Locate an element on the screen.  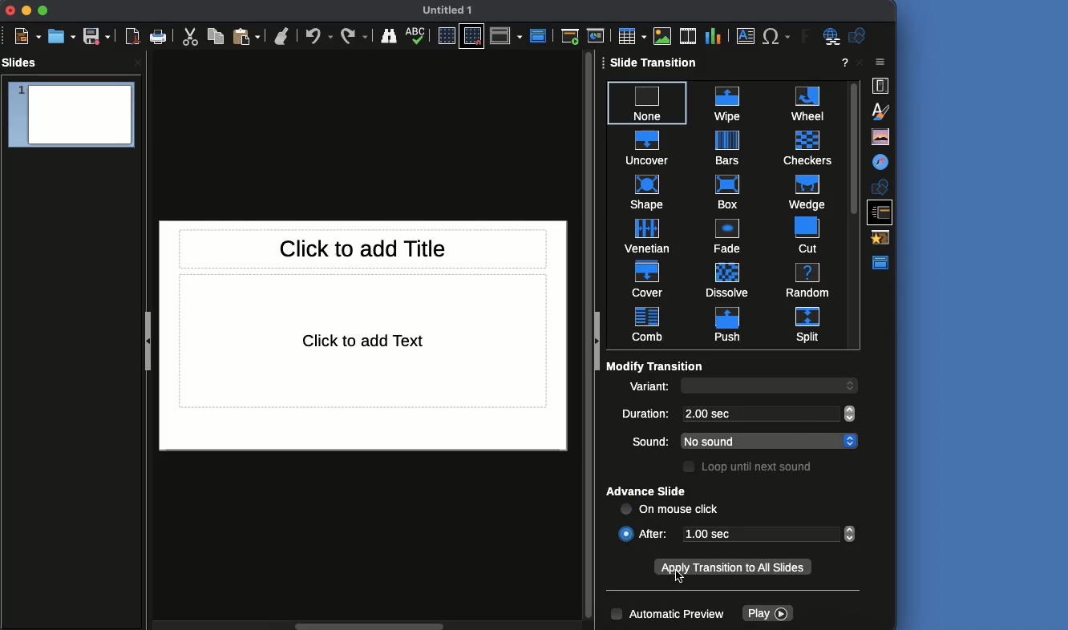
comb is located at coordinates (648, 325).